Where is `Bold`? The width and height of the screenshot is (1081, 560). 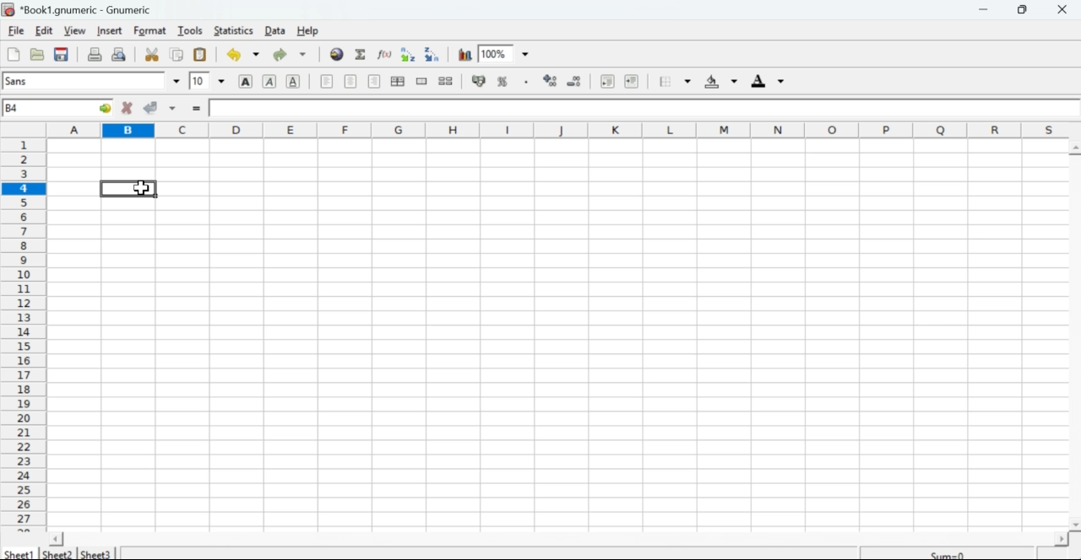 Bold is located at coordinates (248, 81).